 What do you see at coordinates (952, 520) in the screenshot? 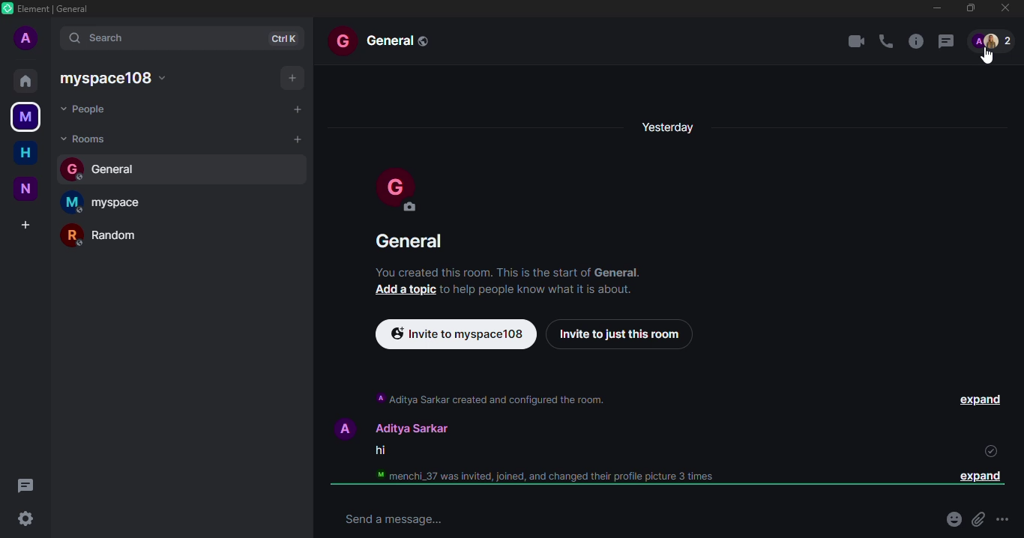
I see `emoji` at bounding box center [952, 520].